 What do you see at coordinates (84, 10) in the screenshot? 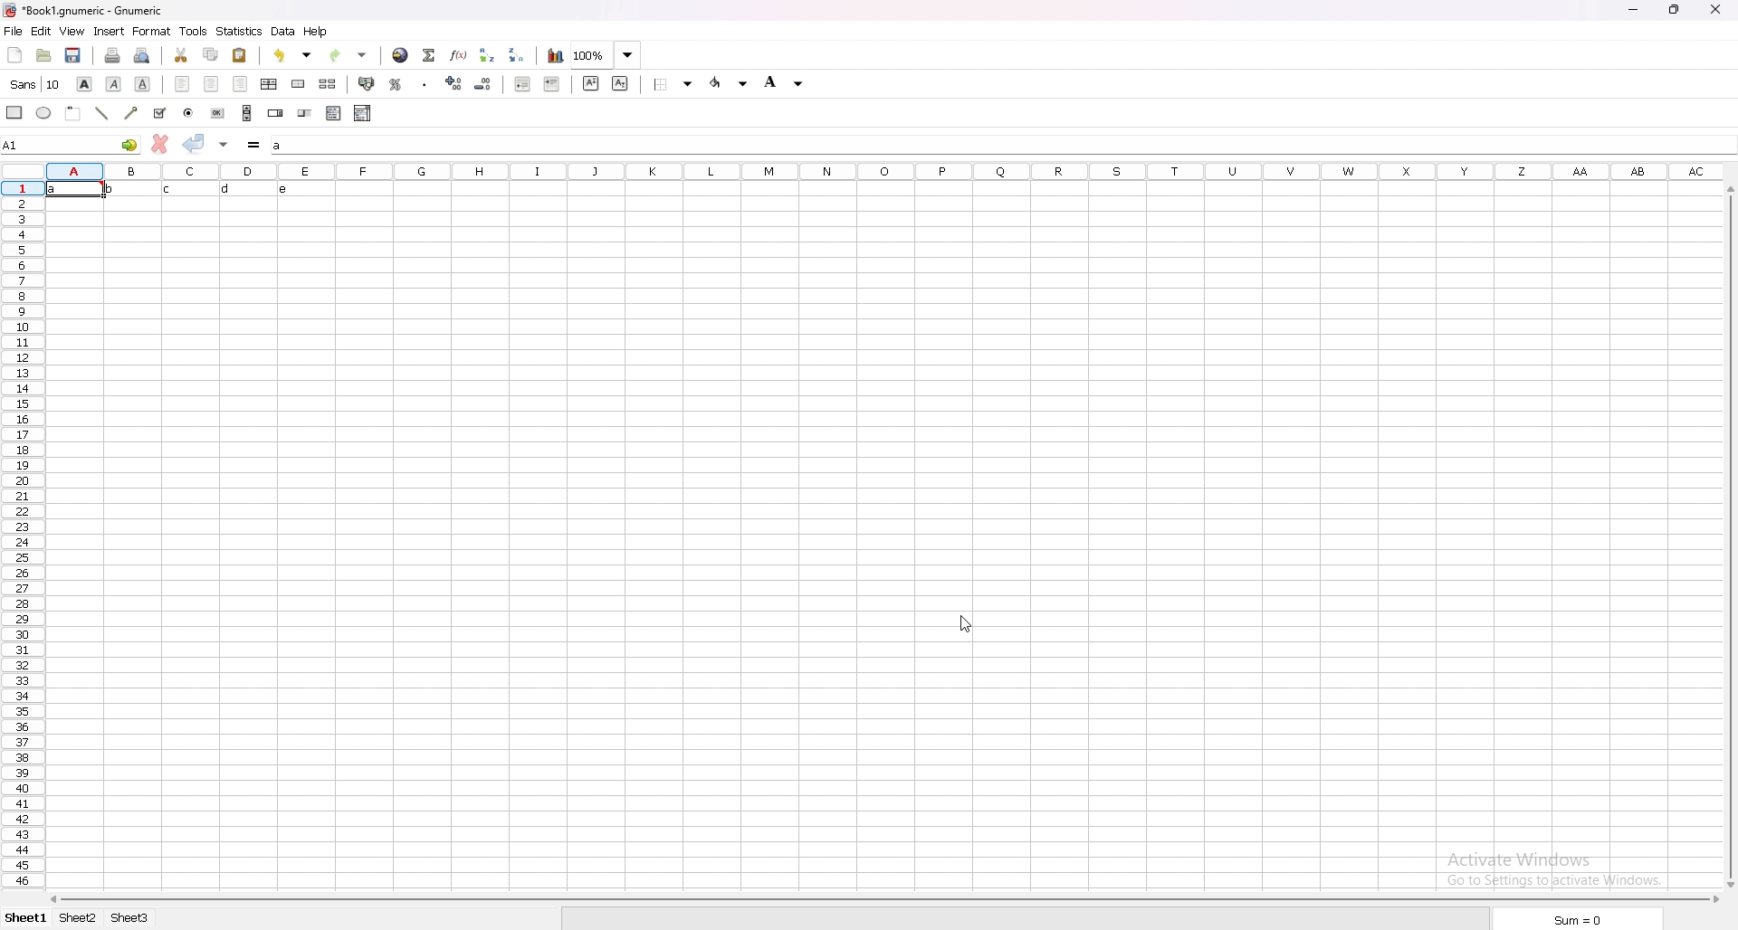
I see `file name` at bounding box center [84, 10].